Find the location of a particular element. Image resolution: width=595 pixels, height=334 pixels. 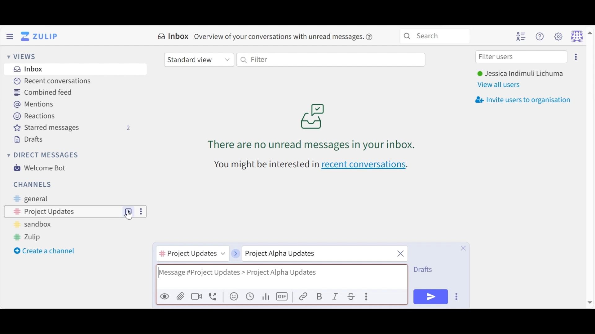

text is located at coordinates (265, 165).